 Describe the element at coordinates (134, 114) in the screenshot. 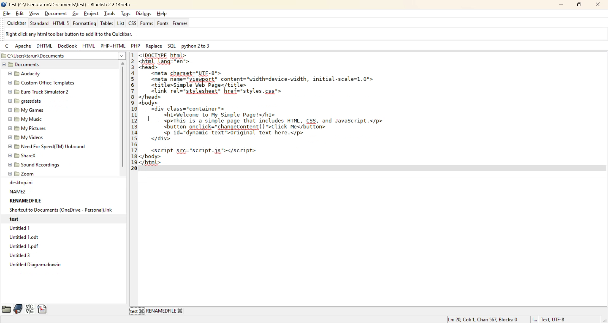

I see `line number` at that location.